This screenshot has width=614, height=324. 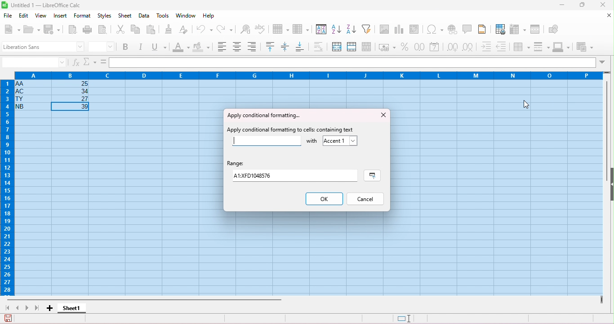 I want to click on font style, so click(x=42, y=46).